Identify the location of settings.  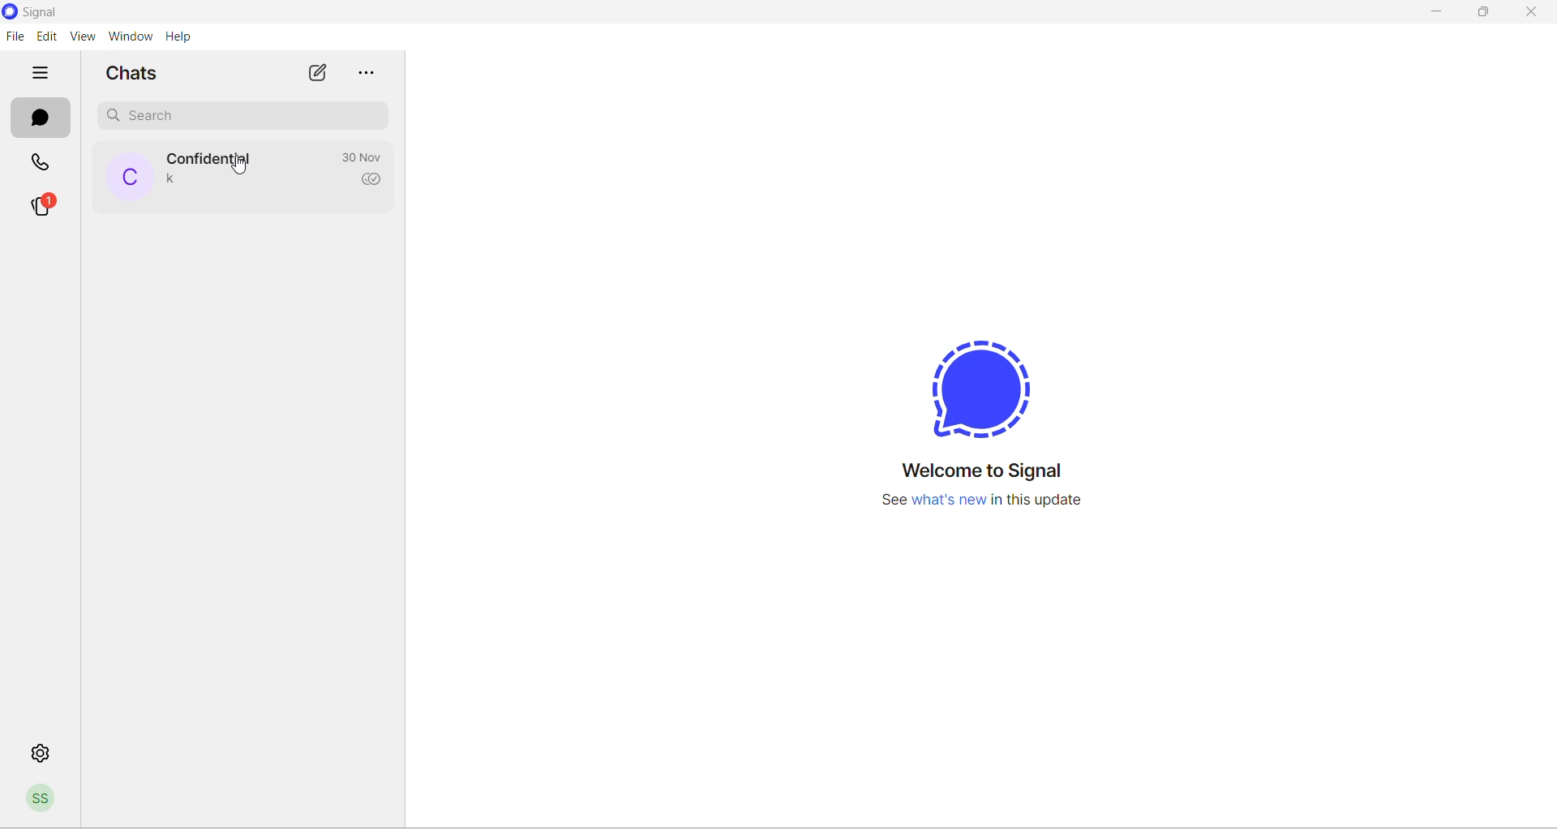
(45, 758).